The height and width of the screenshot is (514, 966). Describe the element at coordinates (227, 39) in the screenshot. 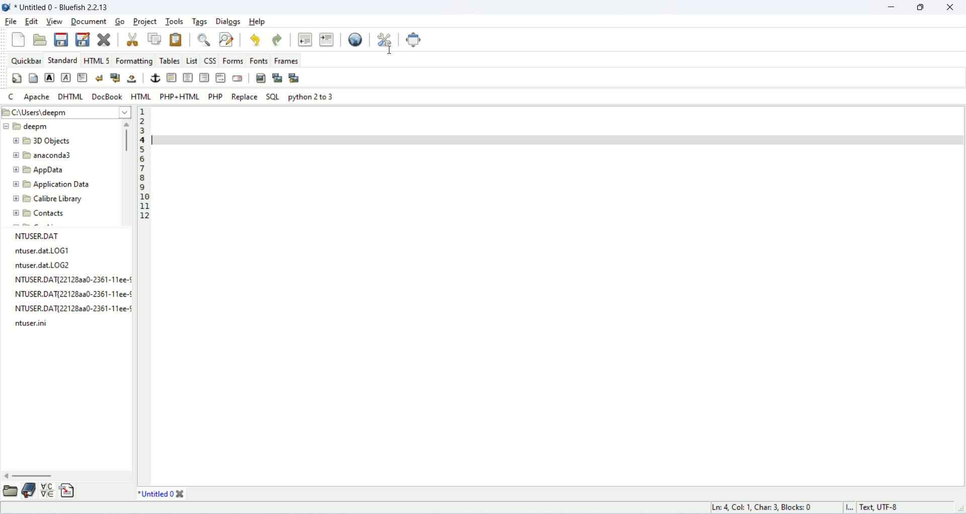

I see `find and replace` at that location.